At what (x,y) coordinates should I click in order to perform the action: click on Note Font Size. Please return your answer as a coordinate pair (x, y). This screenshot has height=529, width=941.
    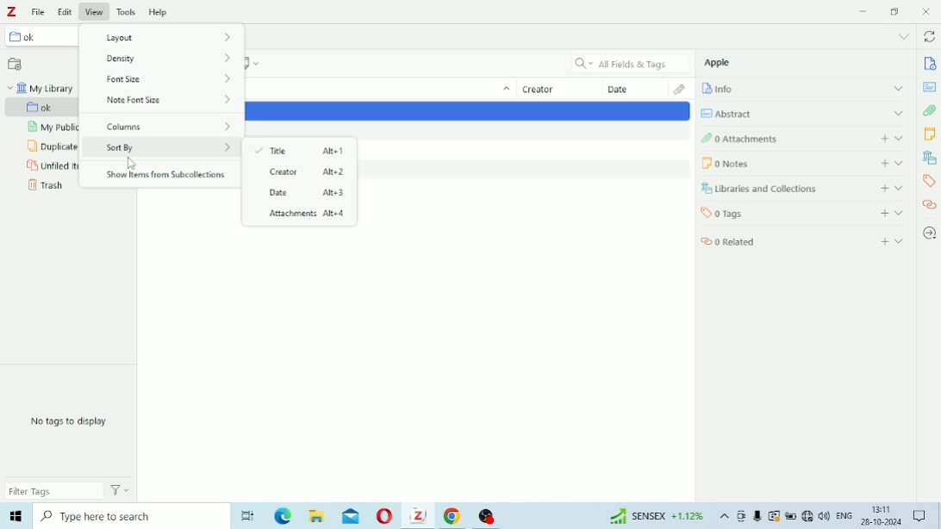
    Looking at the image, I should click on (170, 102).